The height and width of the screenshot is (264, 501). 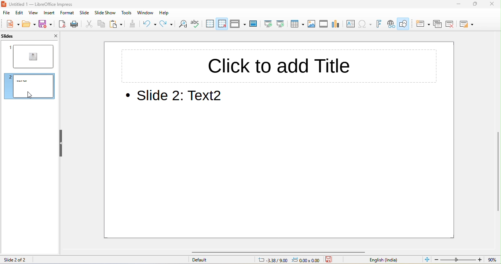 I want to click on save, so click(x=45, y=25).